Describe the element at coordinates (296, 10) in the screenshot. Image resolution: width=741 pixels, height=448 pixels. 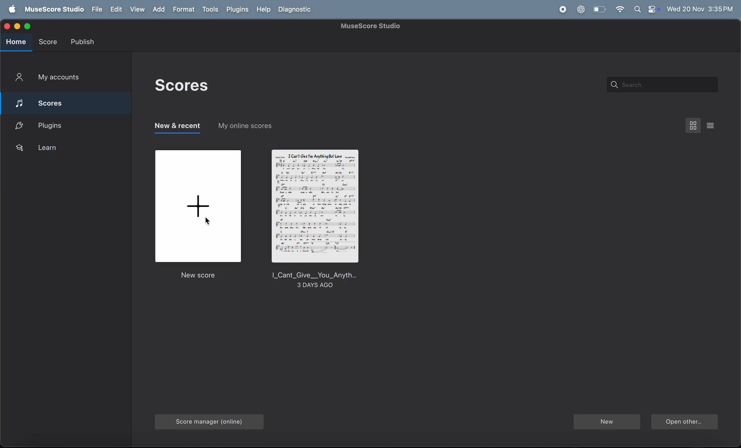
I see `diagnostics` at that location.